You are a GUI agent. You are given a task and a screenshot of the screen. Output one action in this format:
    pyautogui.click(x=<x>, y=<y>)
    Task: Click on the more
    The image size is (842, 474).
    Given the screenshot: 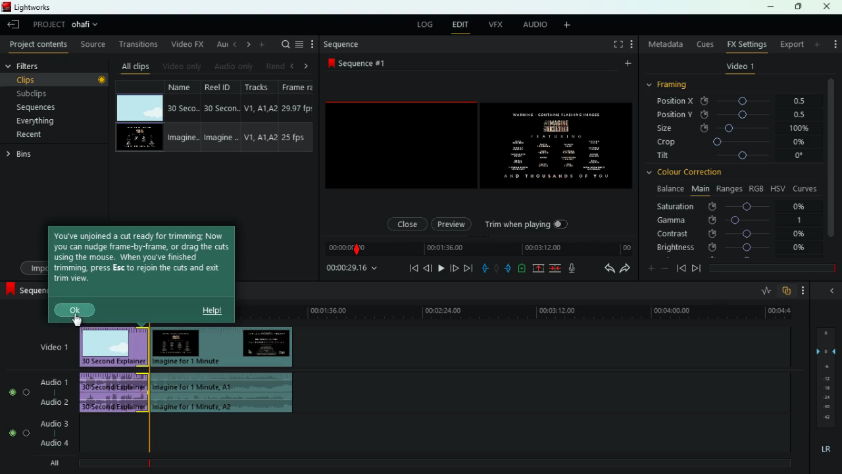 What is the action you would take?
    pyautogui.click(x=806, y=290)
    